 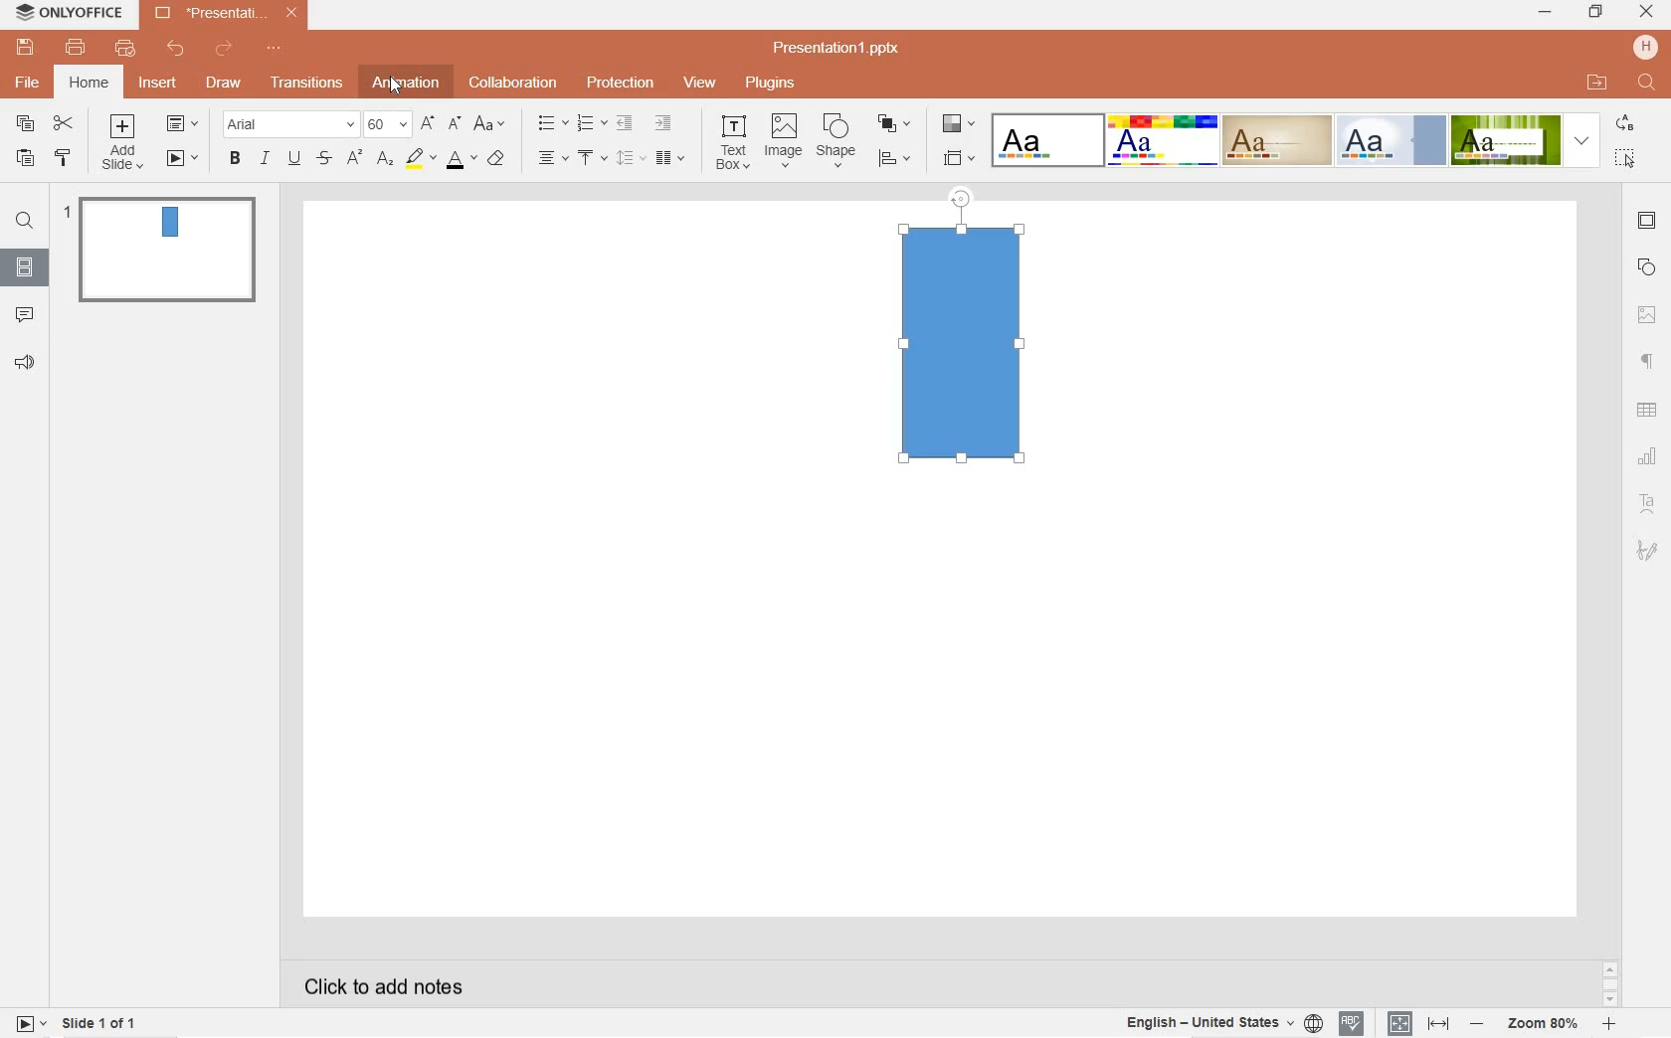 I want to click on subscript, so click(x=386, y=159).